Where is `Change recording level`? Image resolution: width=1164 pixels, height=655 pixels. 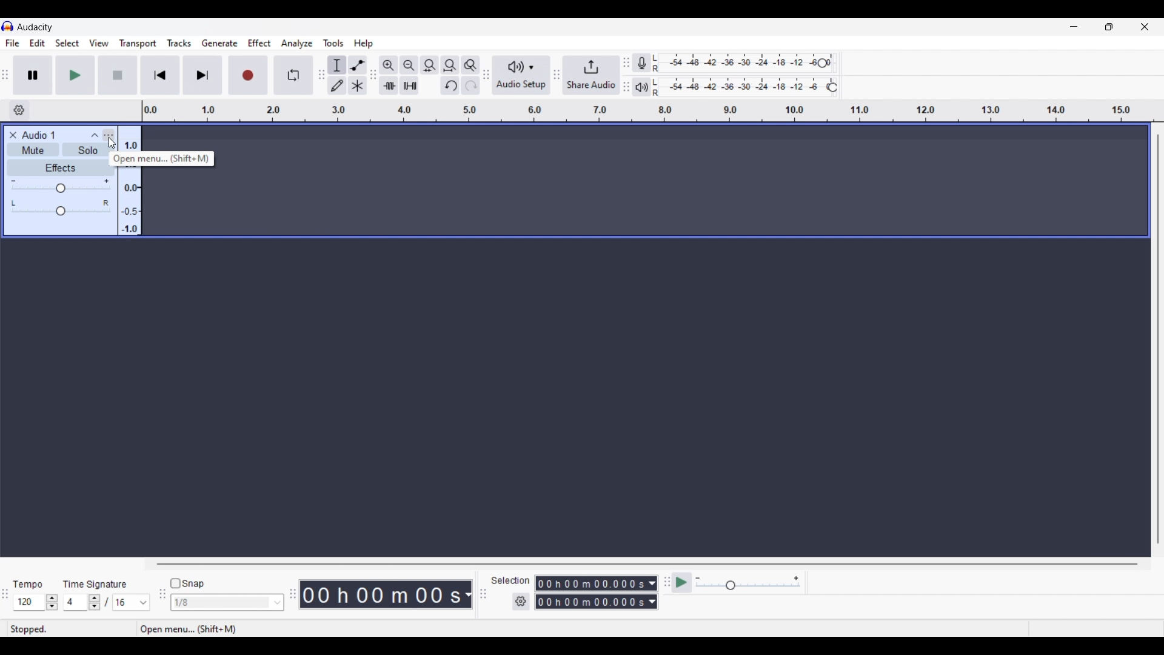
Change recording level is located at coordinates (822, 62).